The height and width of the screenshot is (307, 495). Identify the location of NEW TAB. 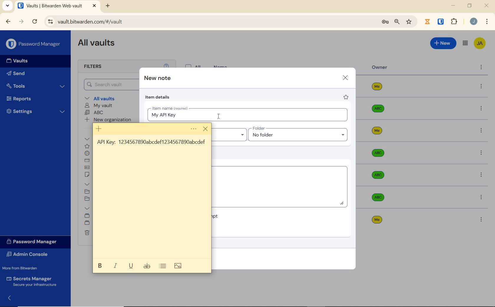
(108, 6).